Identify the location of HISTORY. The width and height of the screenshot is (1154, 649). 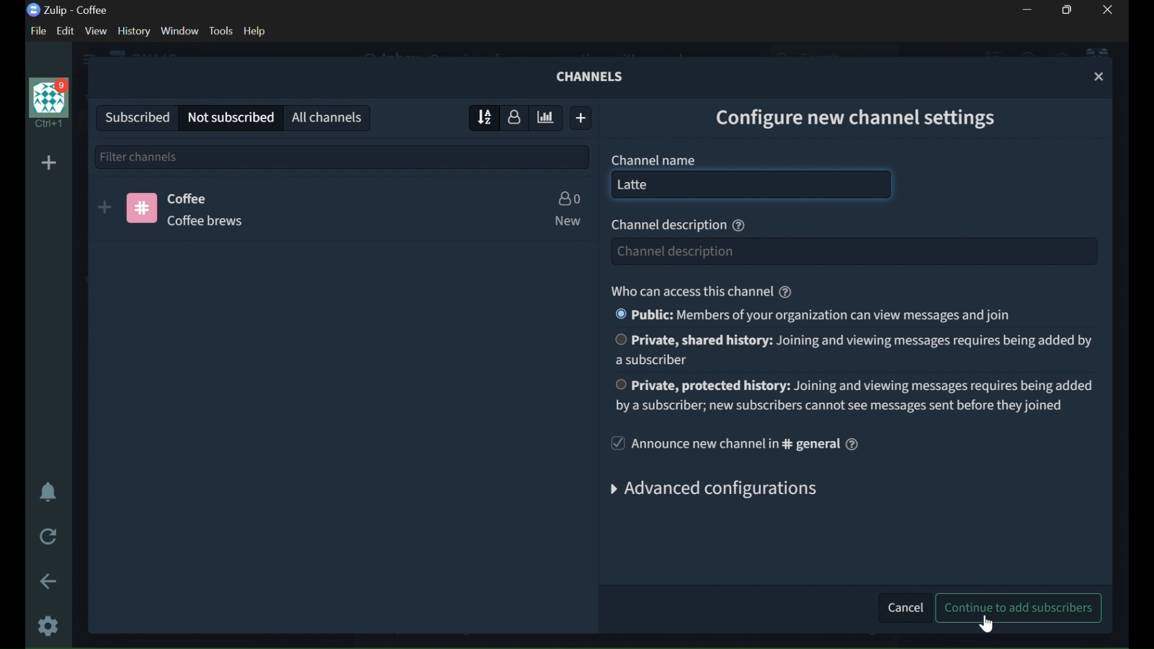
(135, 31).